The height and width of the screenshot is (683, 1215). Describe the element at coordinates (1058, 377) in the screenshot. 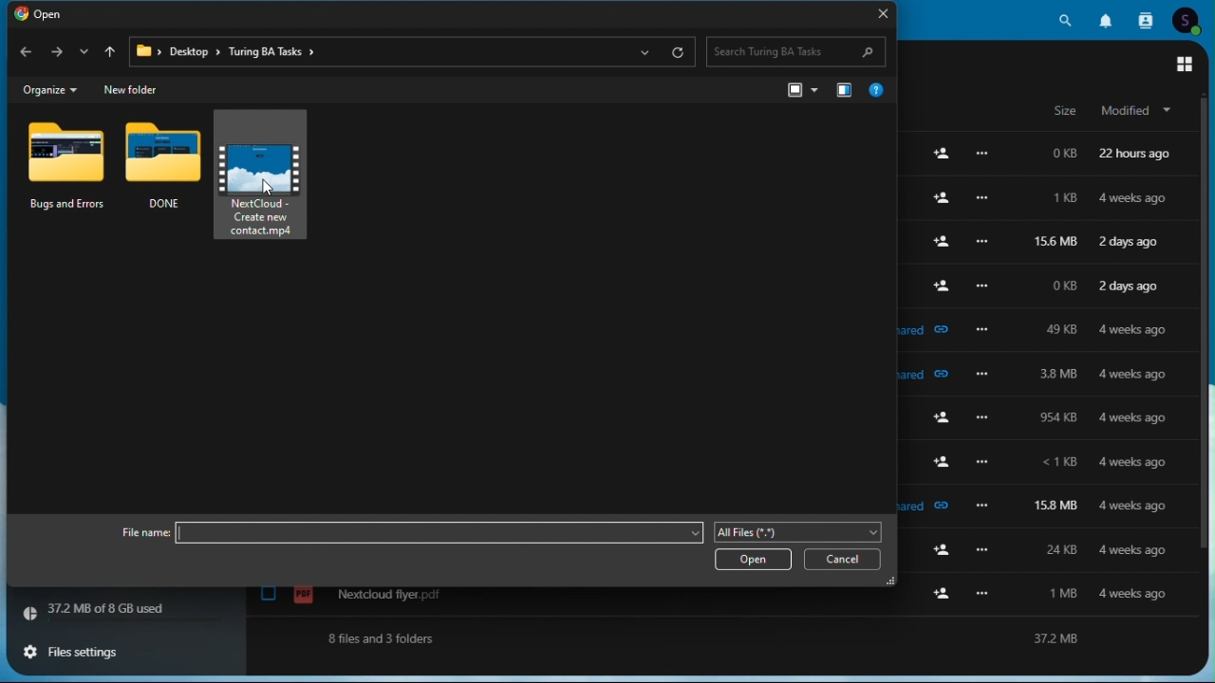

I see `3.8mb` at that location.